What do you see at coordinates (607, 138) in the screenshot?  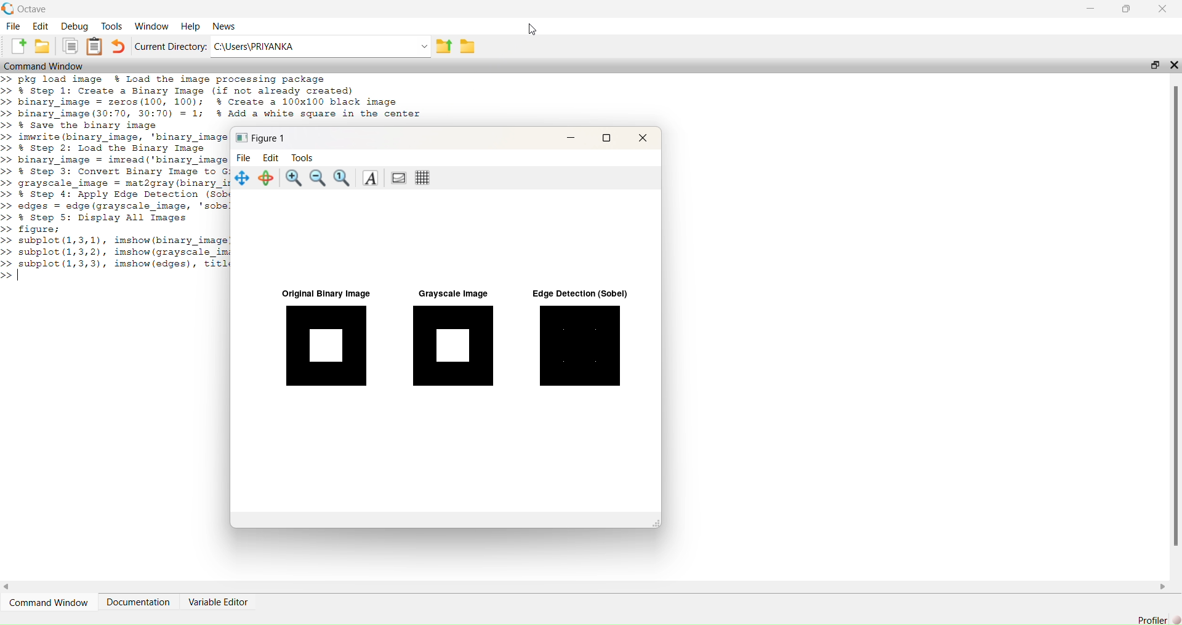 I see `maximise` at bounding box center [607, 138].